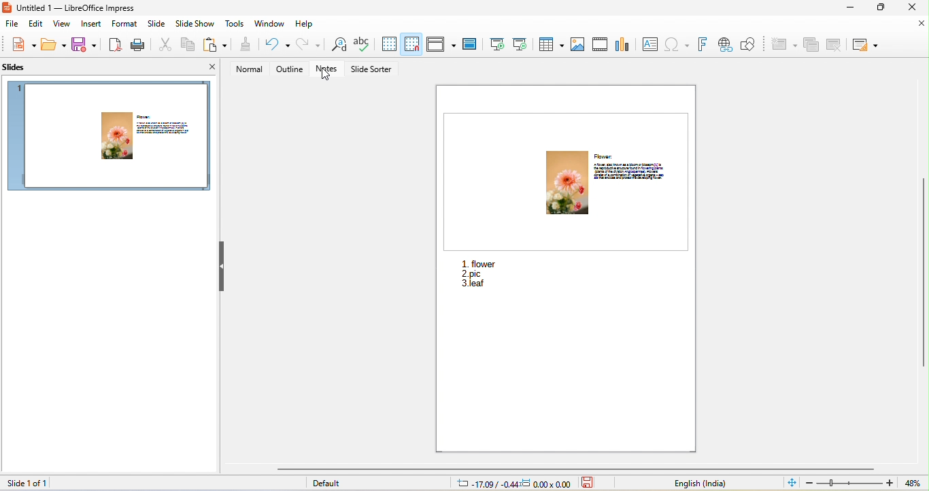  I want to click on insert, so click(91, 24).